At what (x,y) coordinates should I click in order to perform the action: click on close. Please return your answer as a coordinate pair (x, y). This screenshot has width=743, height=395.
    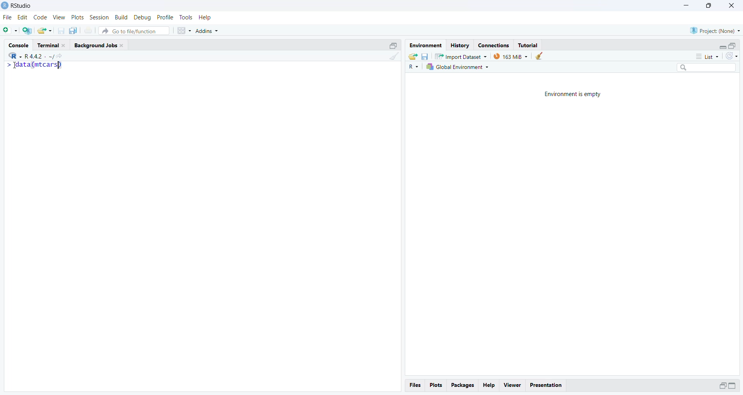
    Looking at the image, I should click on (732, 5).